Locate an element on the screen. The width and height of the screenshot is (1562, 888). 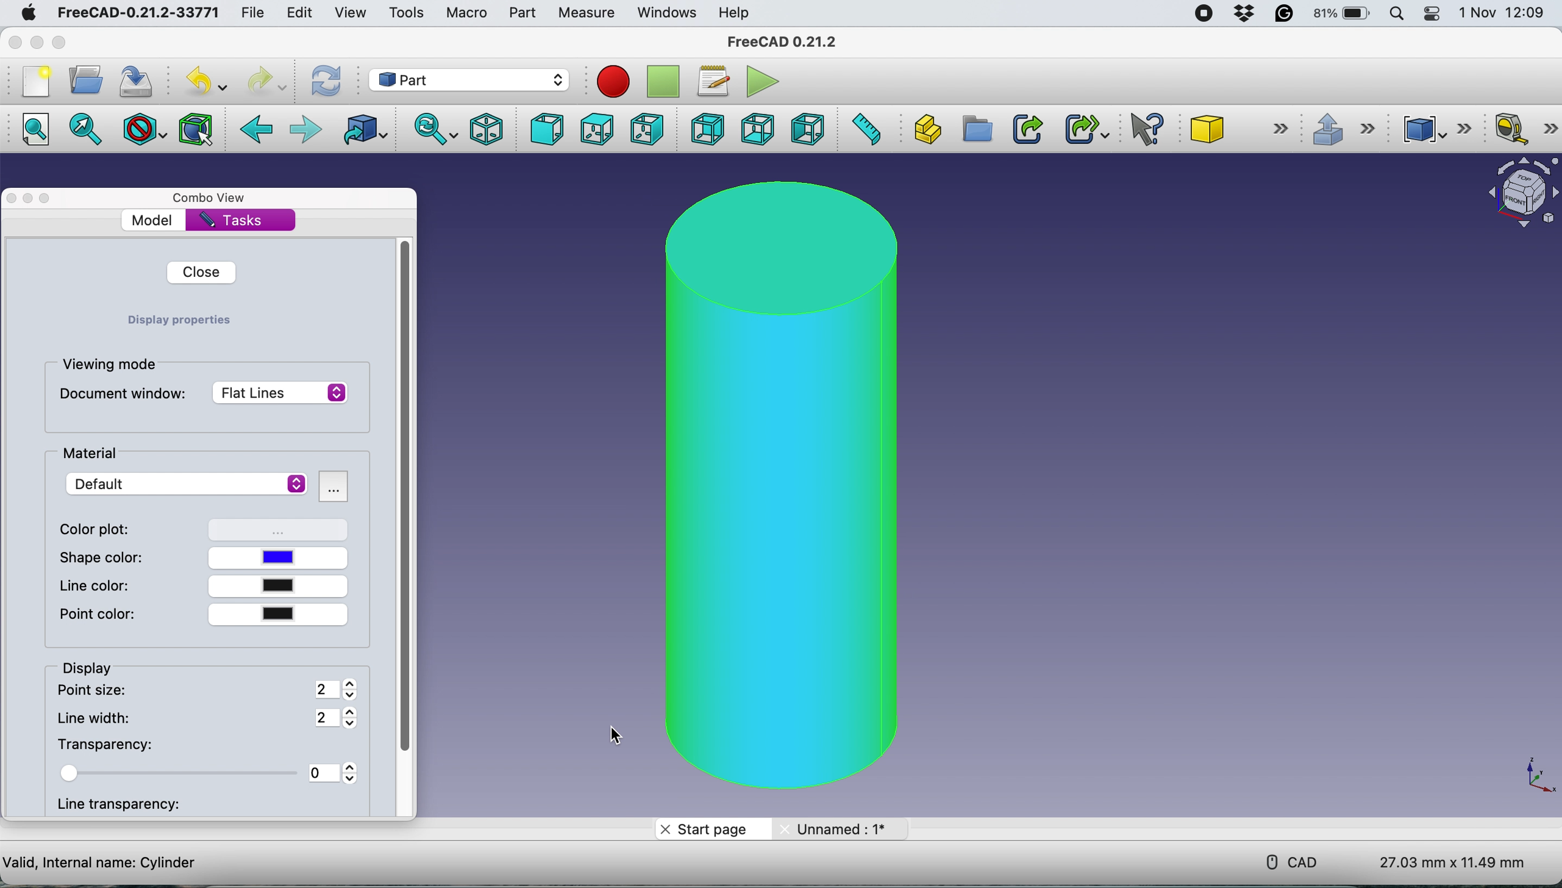
shape color is located at coordinates (180, 557).